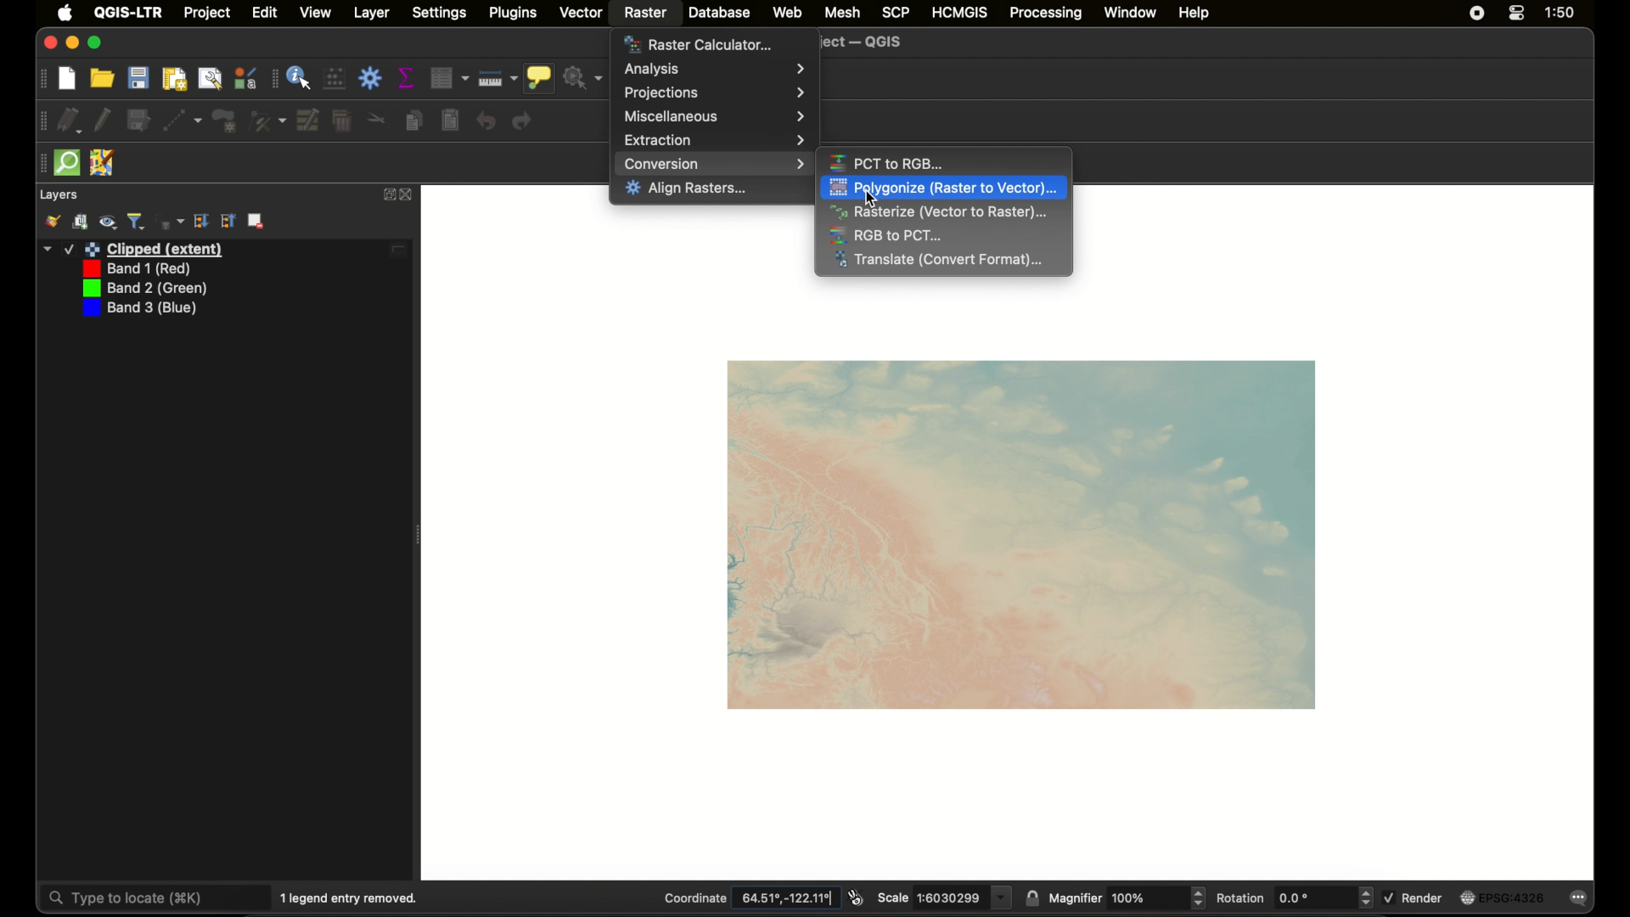  Describe the element at coordinates (256, 221) in the screenshot. I see `remove layer` at that location.